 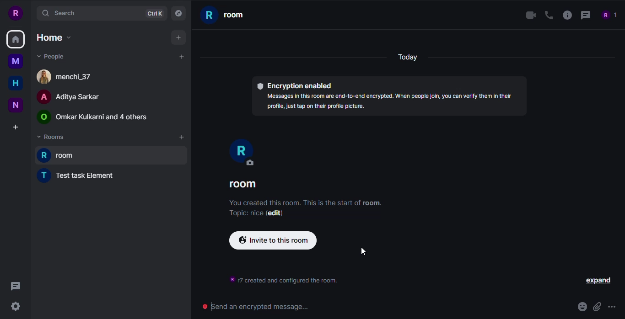 What do you see at coordinates (53, 37) in the screenshot?
I see `home` at bounding box center [53, 37].